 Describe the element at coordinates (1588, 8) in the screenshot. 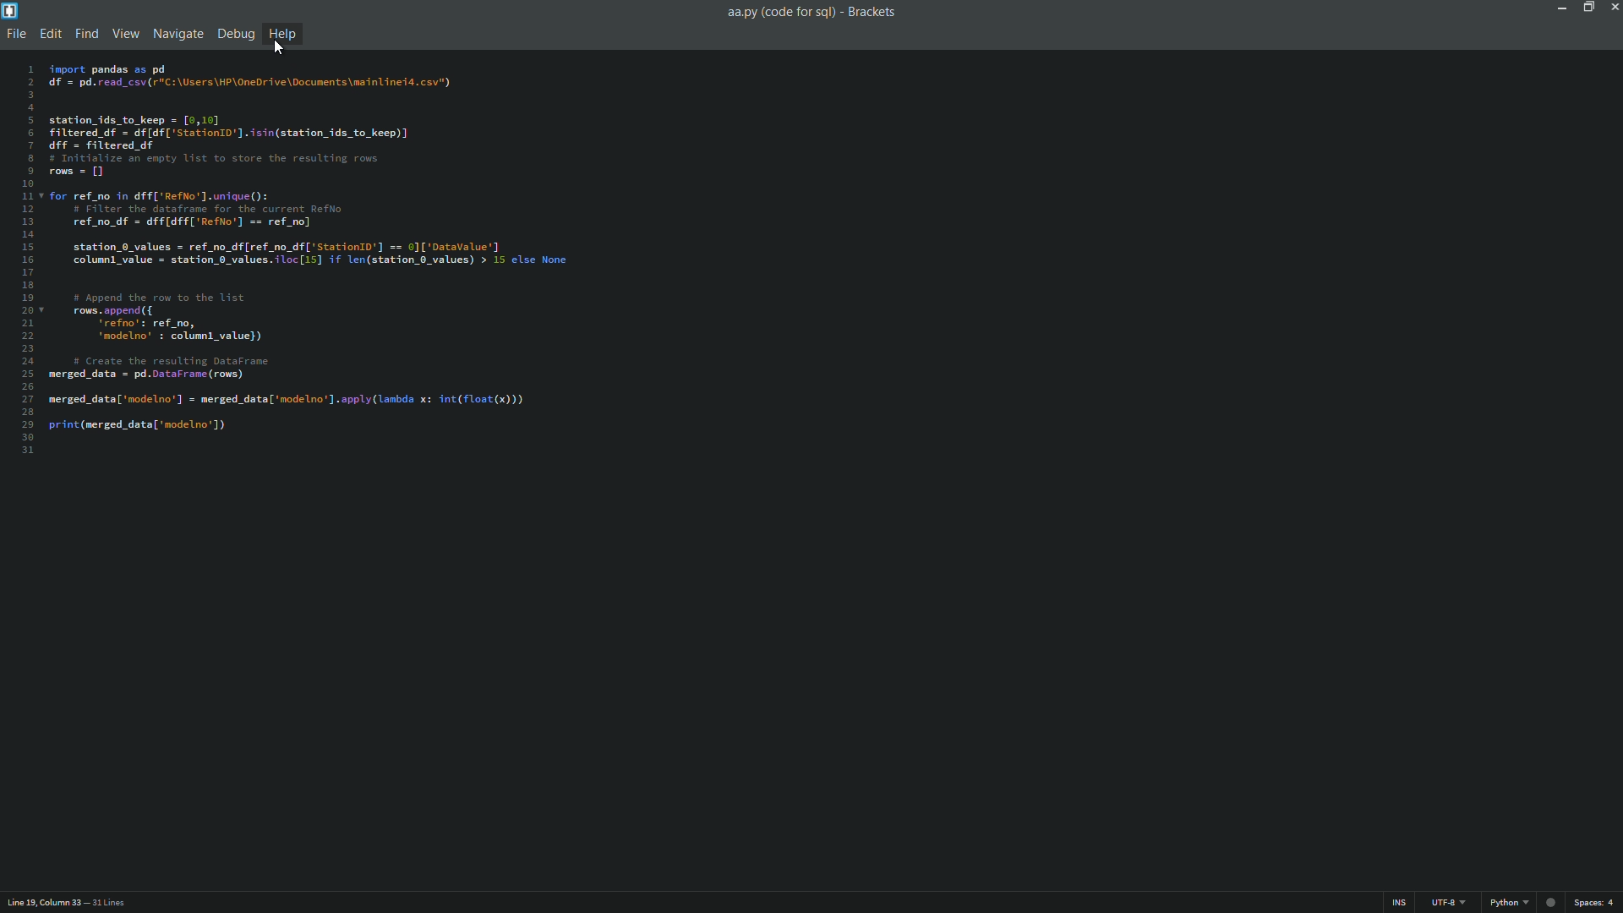

I see `maximize` at that location.